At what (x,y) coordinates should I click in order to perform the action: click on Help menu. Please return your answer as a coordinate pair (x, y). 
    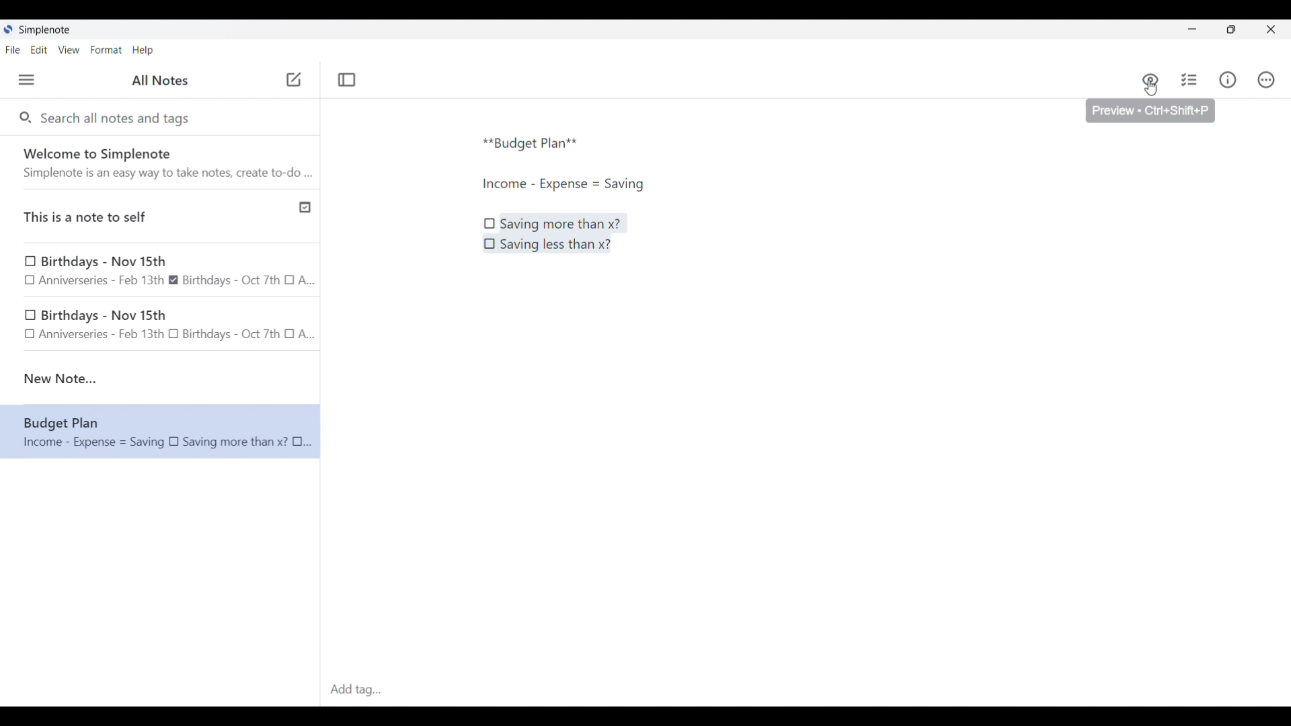
    Looking at the image, I should click on (143, 50).